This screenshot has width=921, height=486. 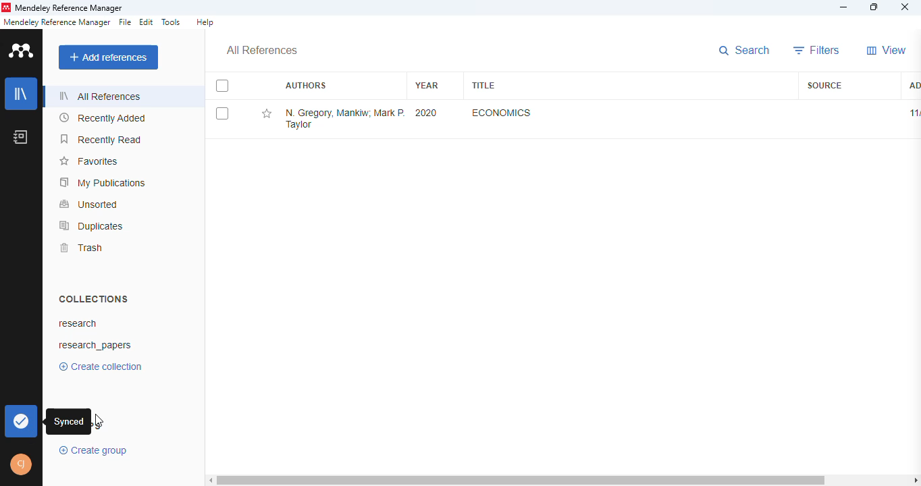 I want to click on profile, so click(x=22, y=465).